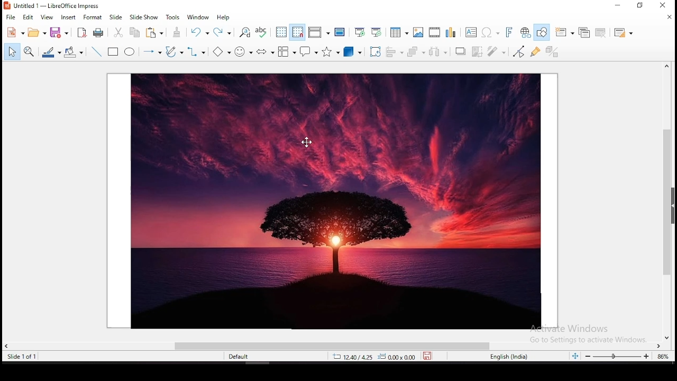 Image resolution: width=677 pixels, height=381 pixels. What do you see at coordinates (177, 32) in the screenshot?
I see `clone formatting` at bounding box center [177, 32].